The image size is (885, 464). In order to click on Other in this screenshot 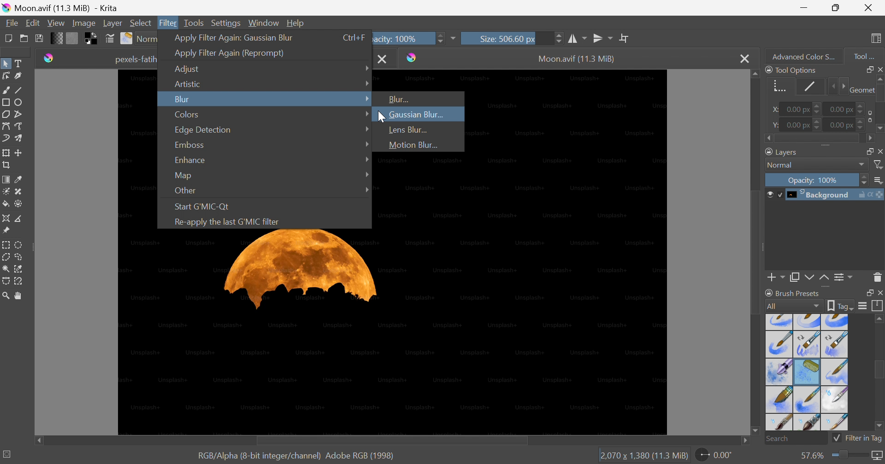, I will do `click(186, 190)`.